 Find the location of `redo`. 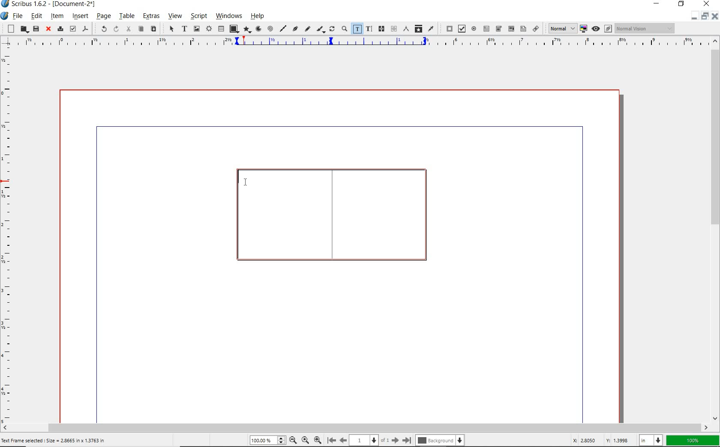

redo is located at coordinates (115, 29).